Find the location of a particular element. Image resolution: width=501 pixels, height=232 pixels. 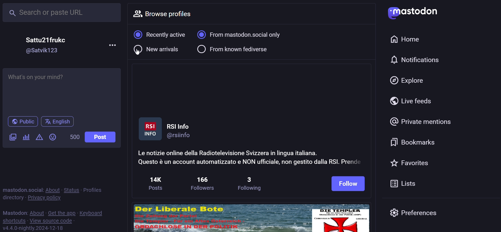

3 following is located at coordinates (249, 183).